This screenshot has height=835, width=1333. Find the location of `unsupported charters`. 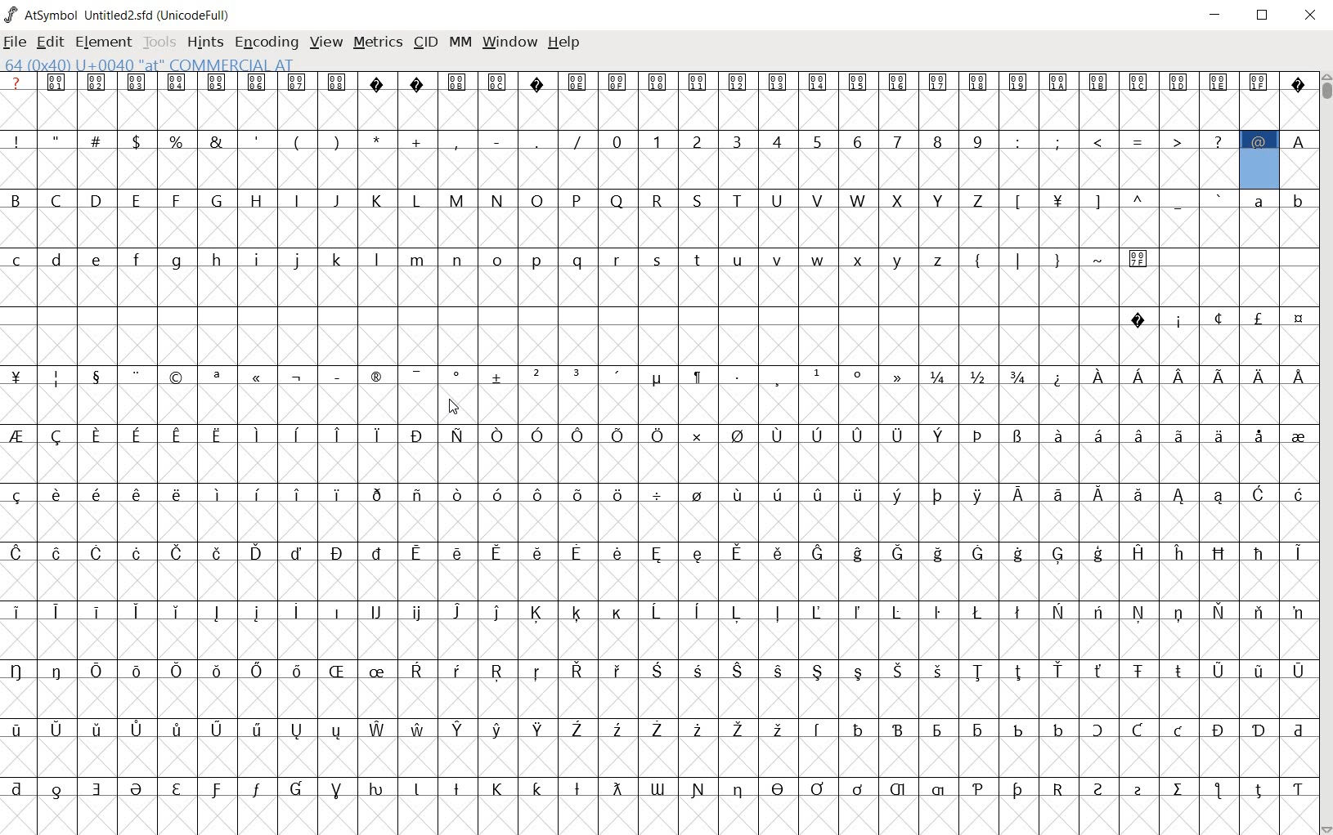

unsupported charters is located at coordinates (398, 81).